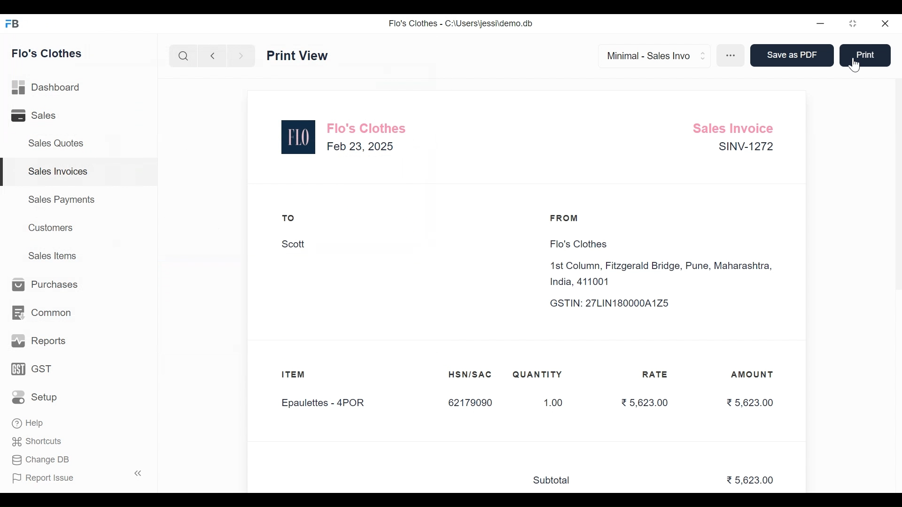 This screenshot has width=902, height=507. Describe the element at coordinates (289, 218) in the screenshot. I see `TO` at that location.